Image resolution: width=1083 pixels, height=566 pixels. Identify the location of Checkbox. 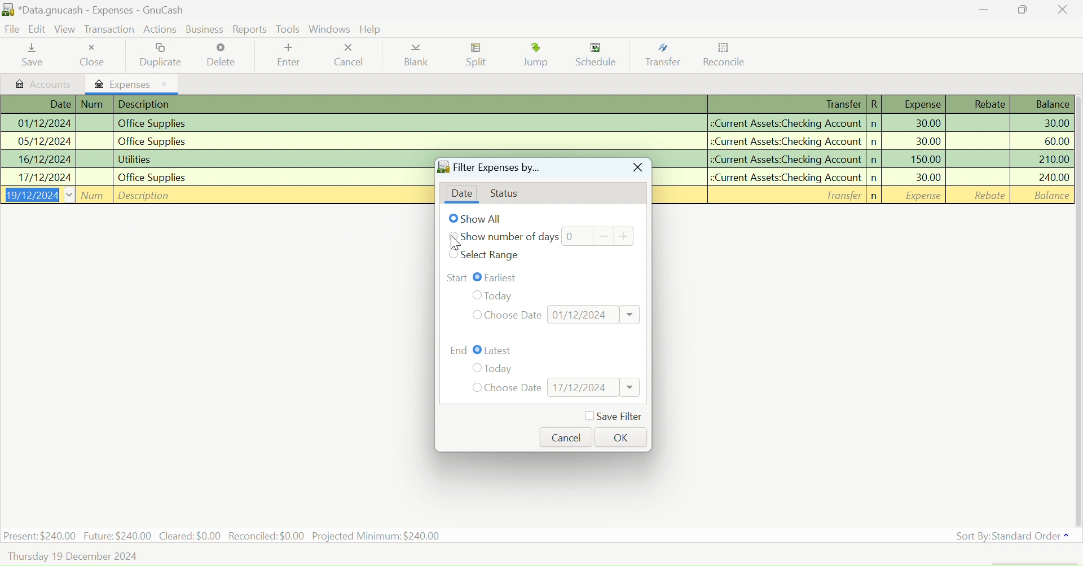
(475, 295).